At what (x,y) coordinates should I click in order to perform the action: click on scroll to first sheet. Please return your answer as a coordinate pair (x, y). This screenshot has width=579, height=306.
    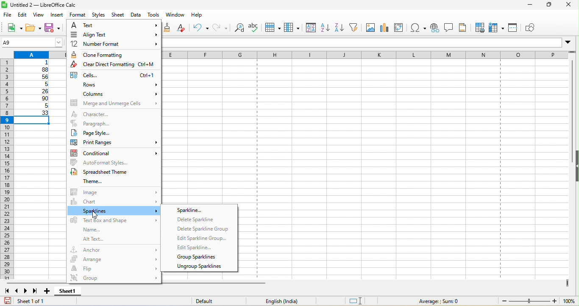
    Looking at the image, I should click on (7, 291).